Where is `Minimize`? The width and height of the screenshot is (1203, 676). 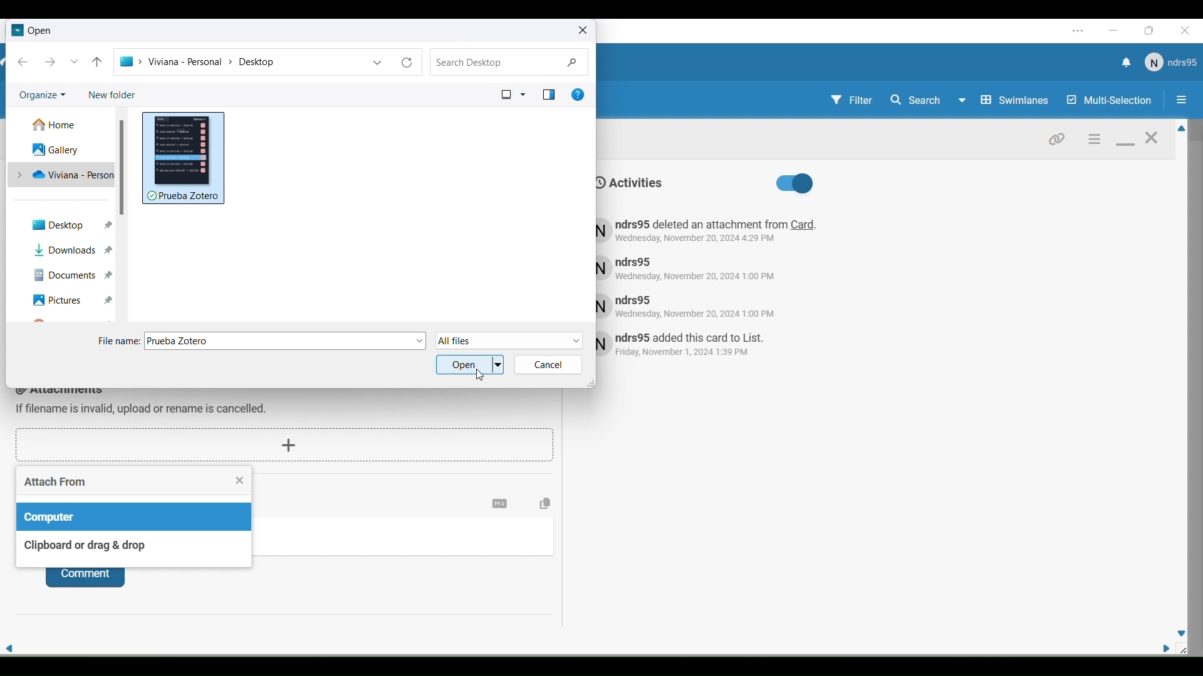 Minimize is located at coordinates (1115, 31).